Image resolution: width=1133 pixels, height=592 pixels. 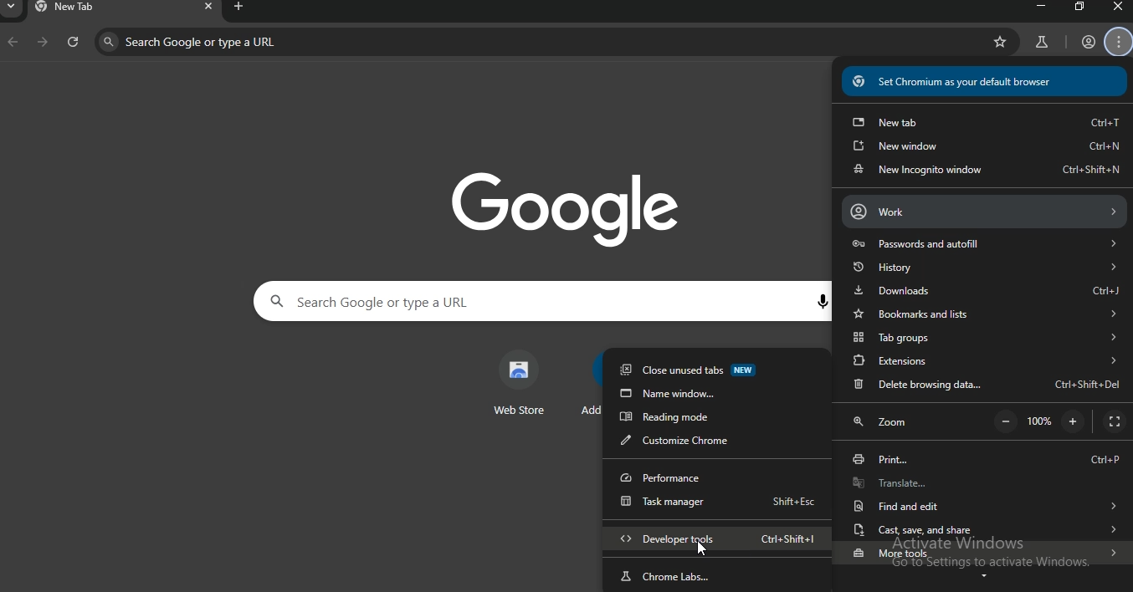 I want to click on reading mode, so click(x=712, y=419).